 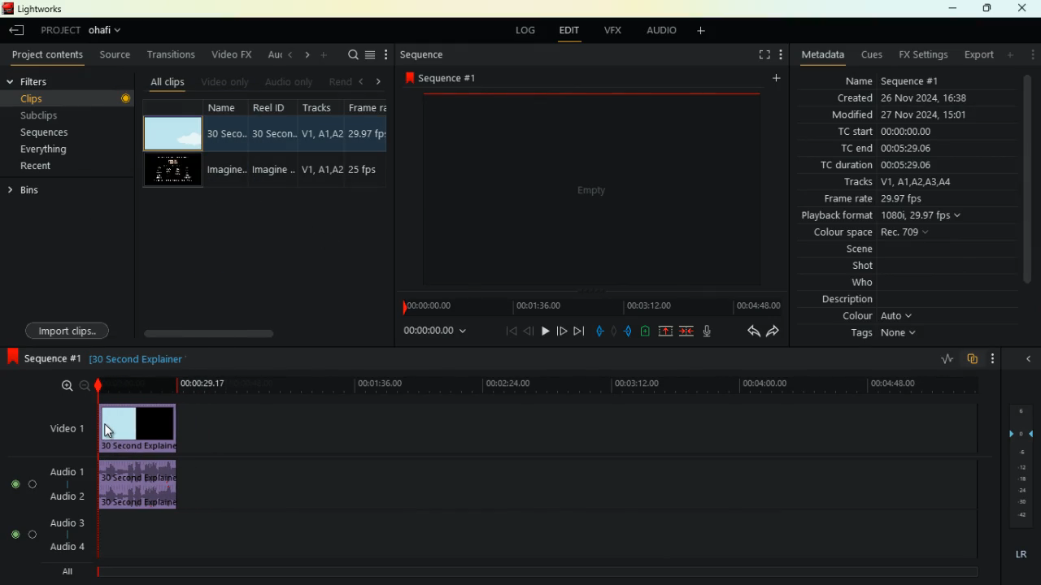 I want to click on colour space Rec 709, so click(x=899, y=232).